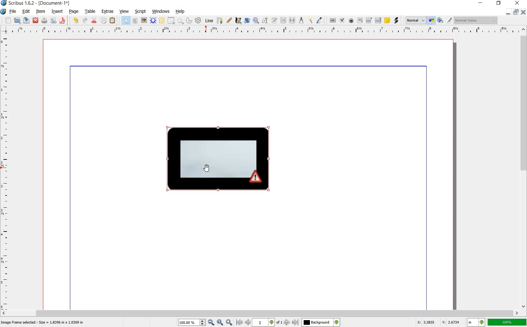  What do you see at coordinates (188, 21) in the screenshot?
I see `arc` at bounding box center [188, 21].